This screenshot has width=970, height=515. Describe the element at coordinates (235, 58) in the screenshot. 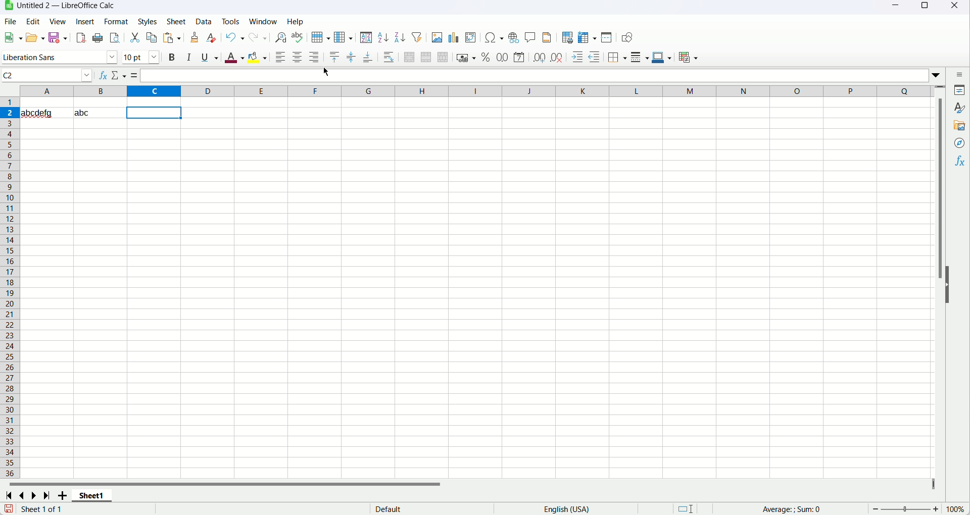

I see `font color` at that location.